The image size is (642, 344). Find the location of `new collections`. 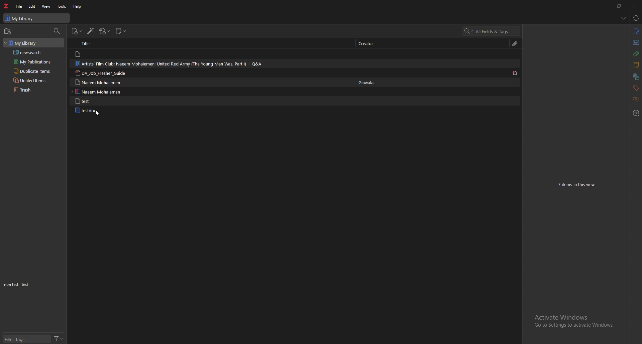

new collections is located at coordinates (8, 31).